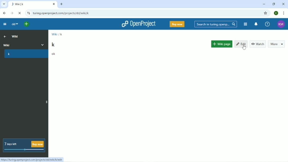  Describe the element at coordinates (16, 37) in the screenshot. I see `Wiki` at that location.